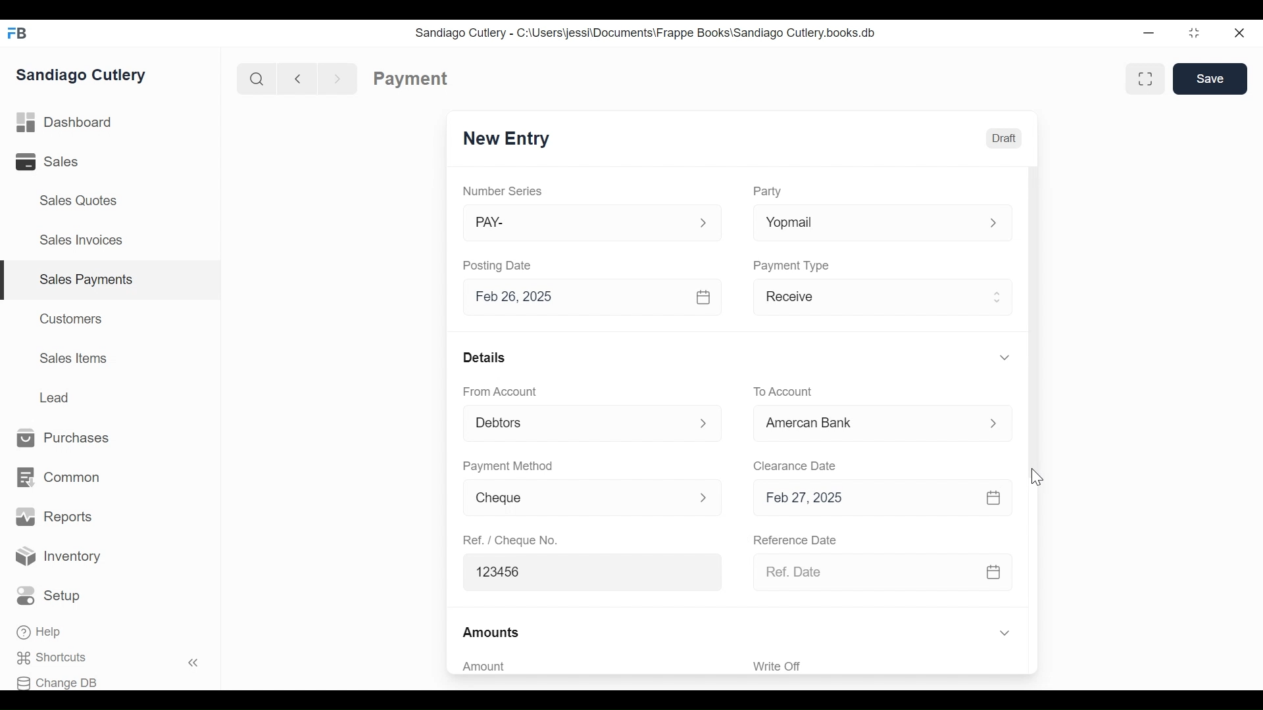 The width and height of the screenshot is (1263, 710). I want to click on ‘Write Off, so click(884, 666).